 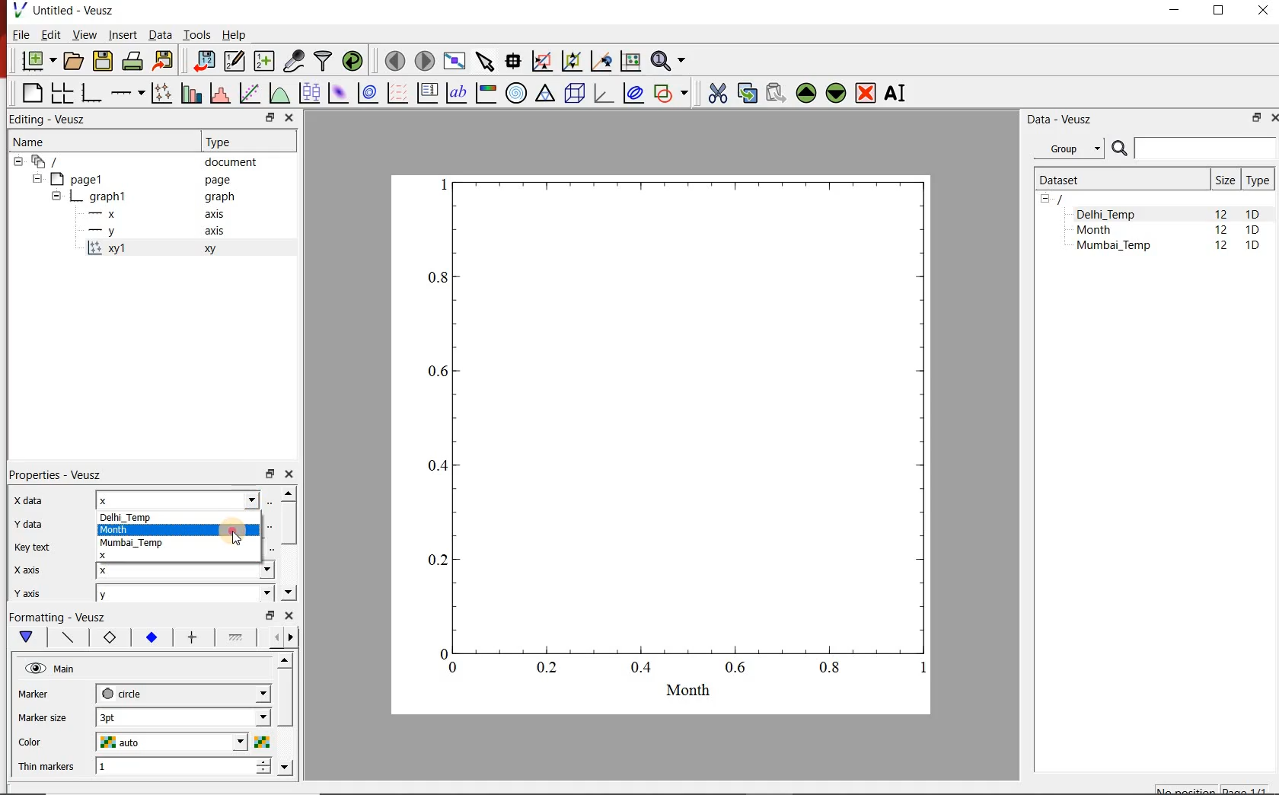 I want to click on 1D, so click(x=1252, y=231).